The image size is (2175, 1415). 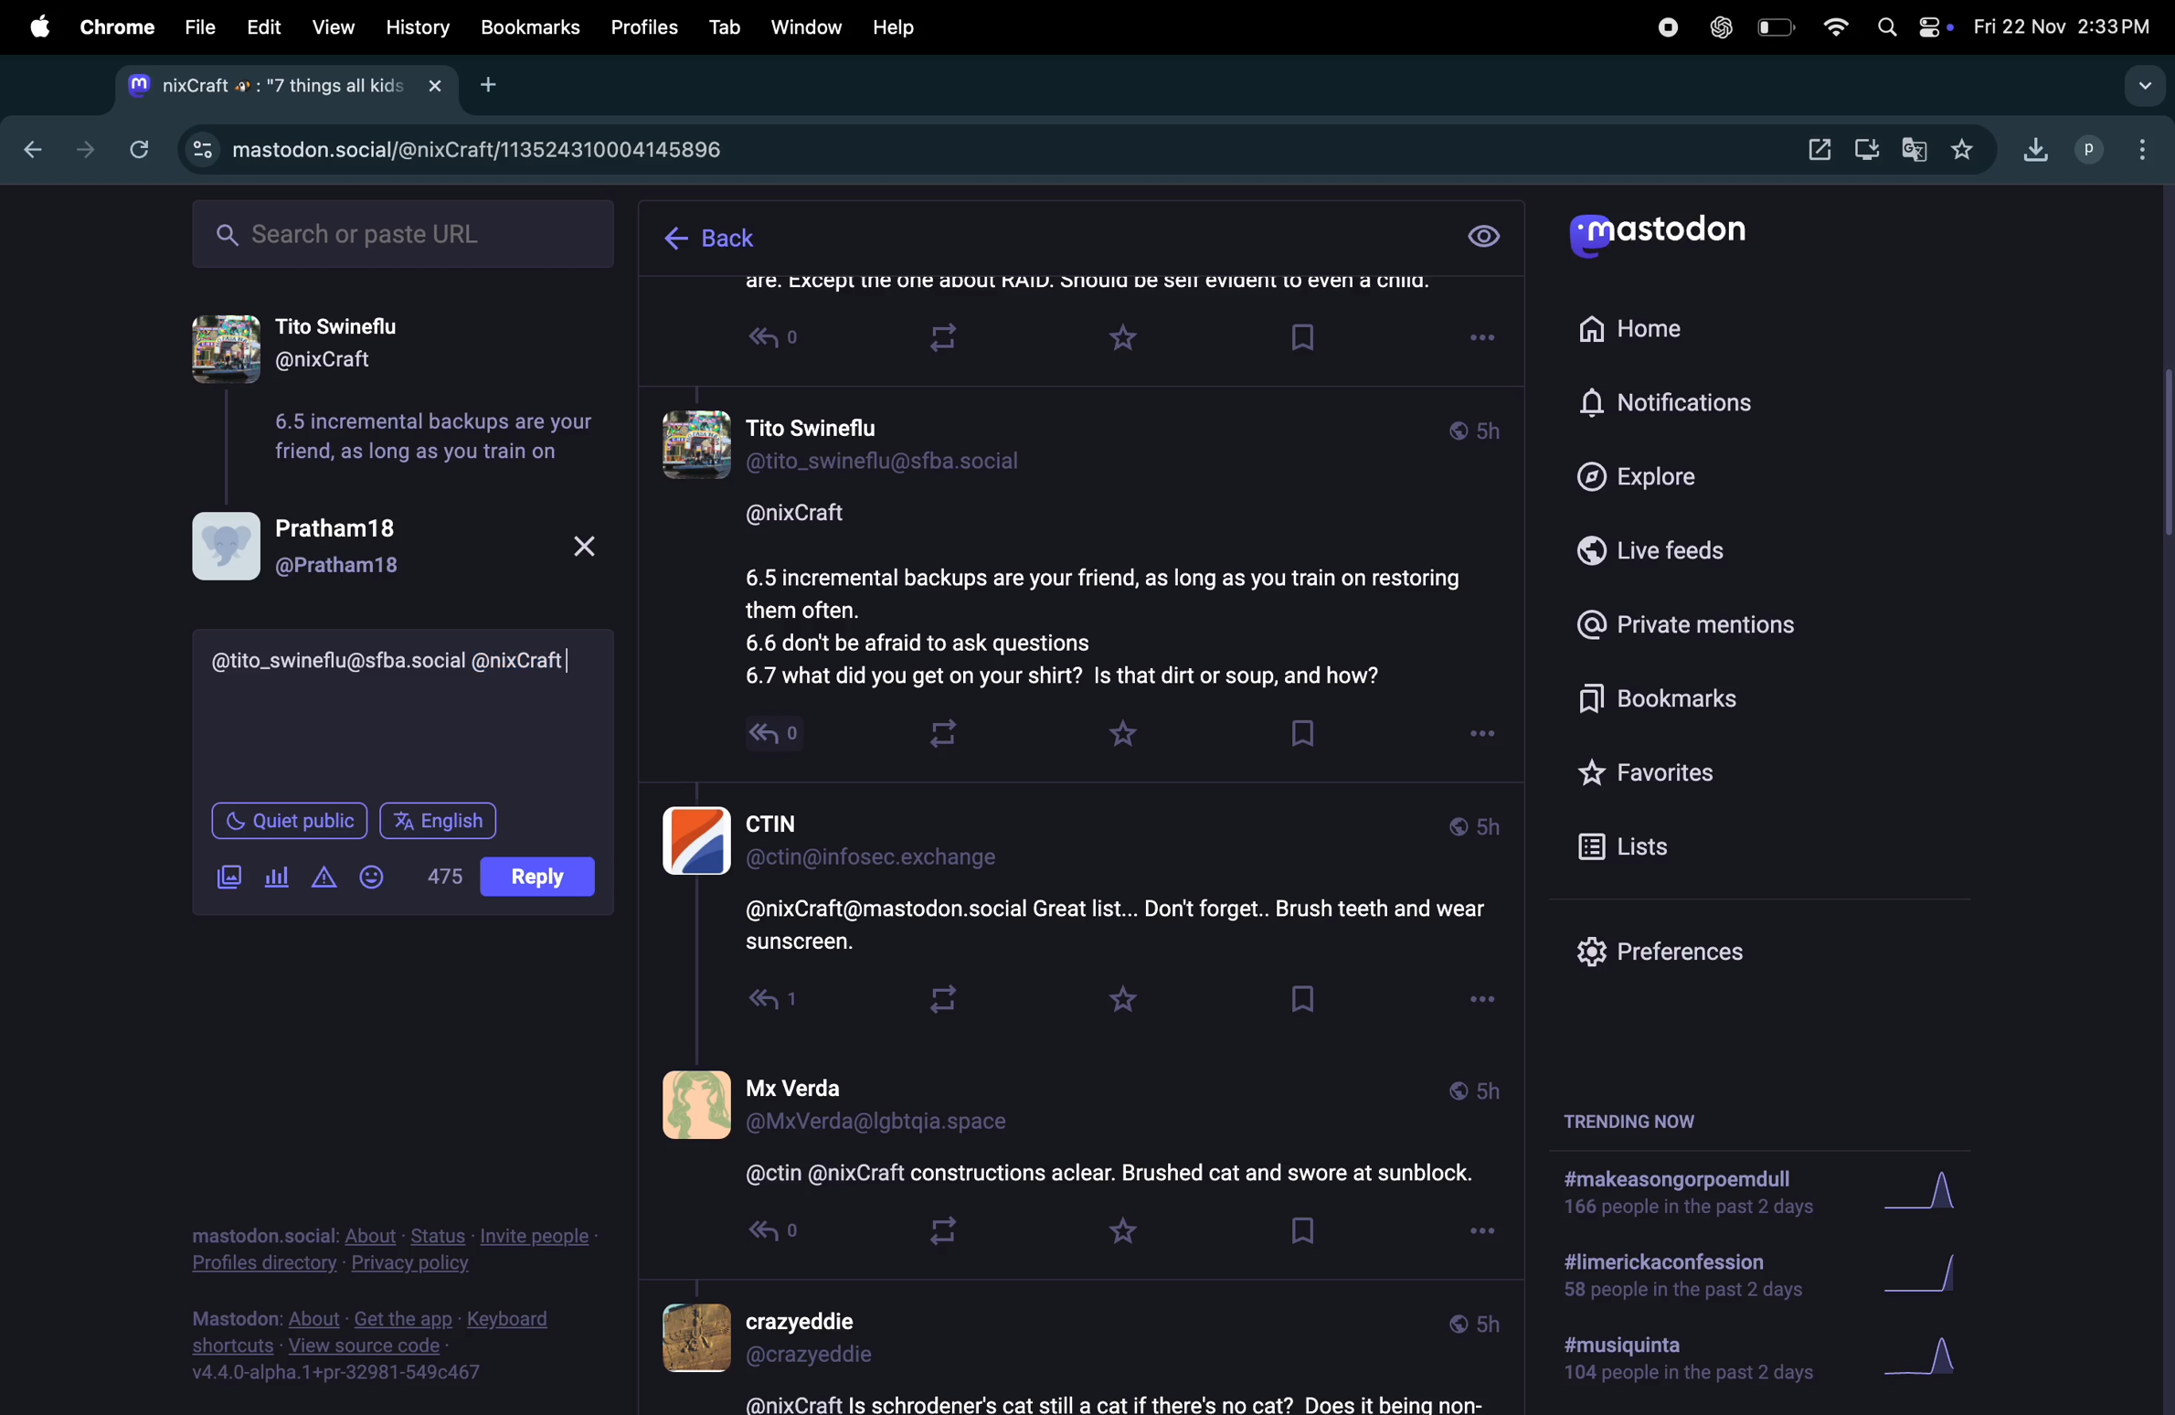 What do you see at coordinates (445, 876) in the screenshot?
I see `inline words` at bounding box center [445, 876].